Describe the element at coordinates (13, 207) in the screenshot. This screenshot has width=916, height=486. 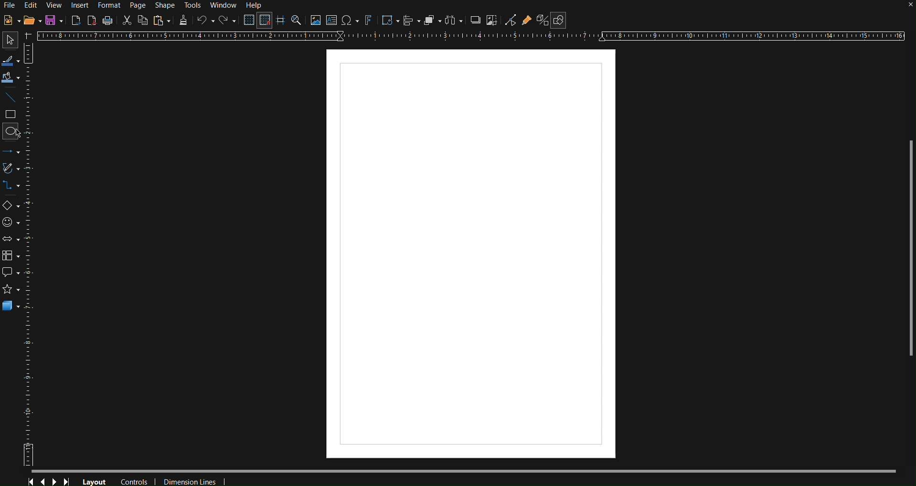
I see `Basic Shapes` at that location.